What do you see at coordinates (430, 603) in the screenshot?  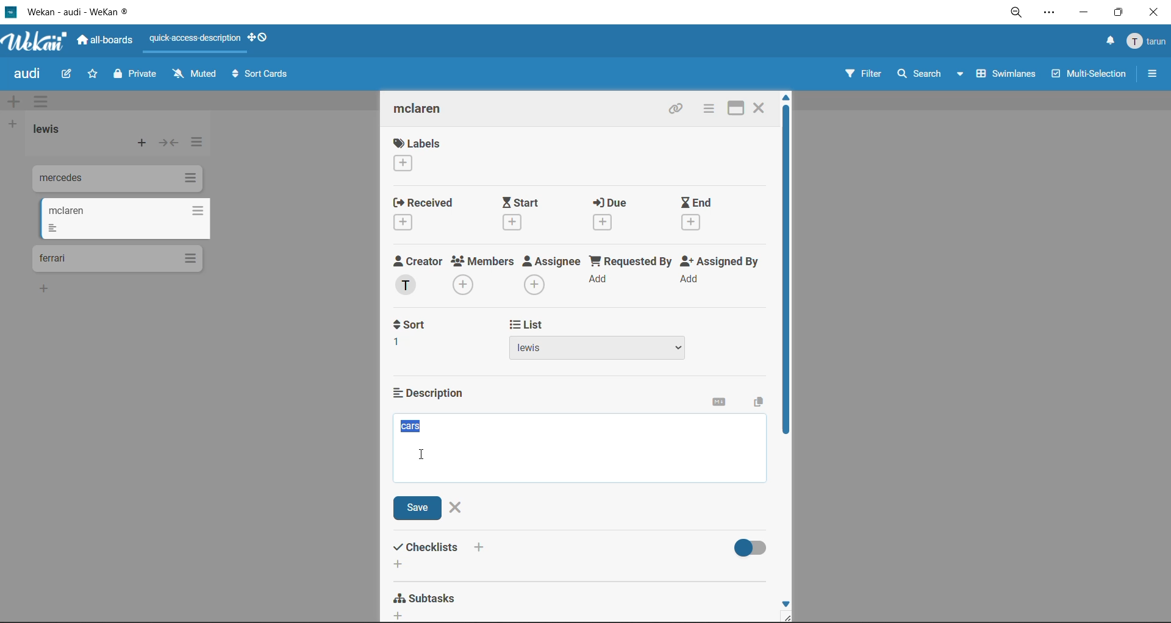 I see `subtasks` at bounding box center [430, 603].